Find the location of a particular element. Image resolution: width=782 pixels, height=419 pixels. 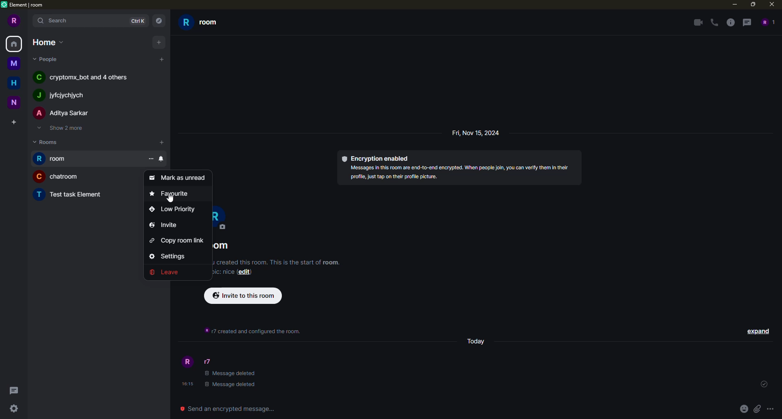

attach is located at coordinates (757, 408).